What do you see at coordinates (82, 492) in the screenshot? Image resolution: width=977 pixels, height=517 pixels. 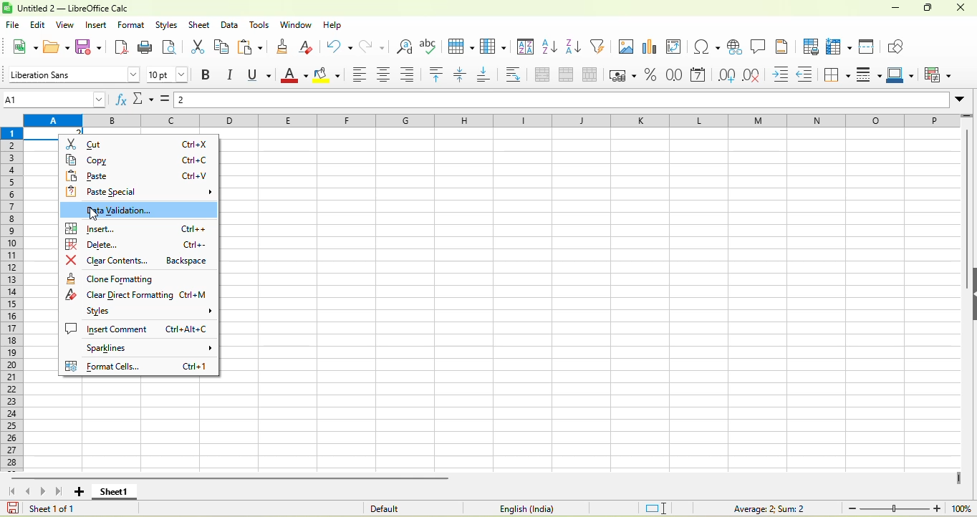 I see `add new sheet` at bounding box center [82, 492].